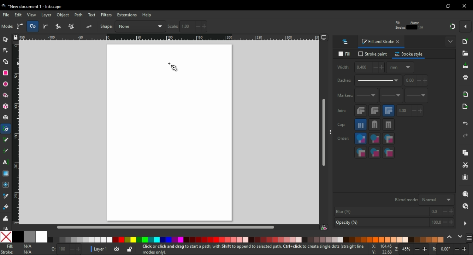 The height and width of the screenshot is (255, 473). Describe the element at coordinates (379, 249) in the screenshot. I see `X: -146.46 Y: 124.87` at that location.